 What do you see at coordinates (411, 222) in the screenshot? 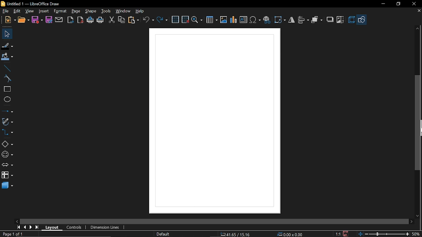
I see `Move right` at bounding box center [411, 222].